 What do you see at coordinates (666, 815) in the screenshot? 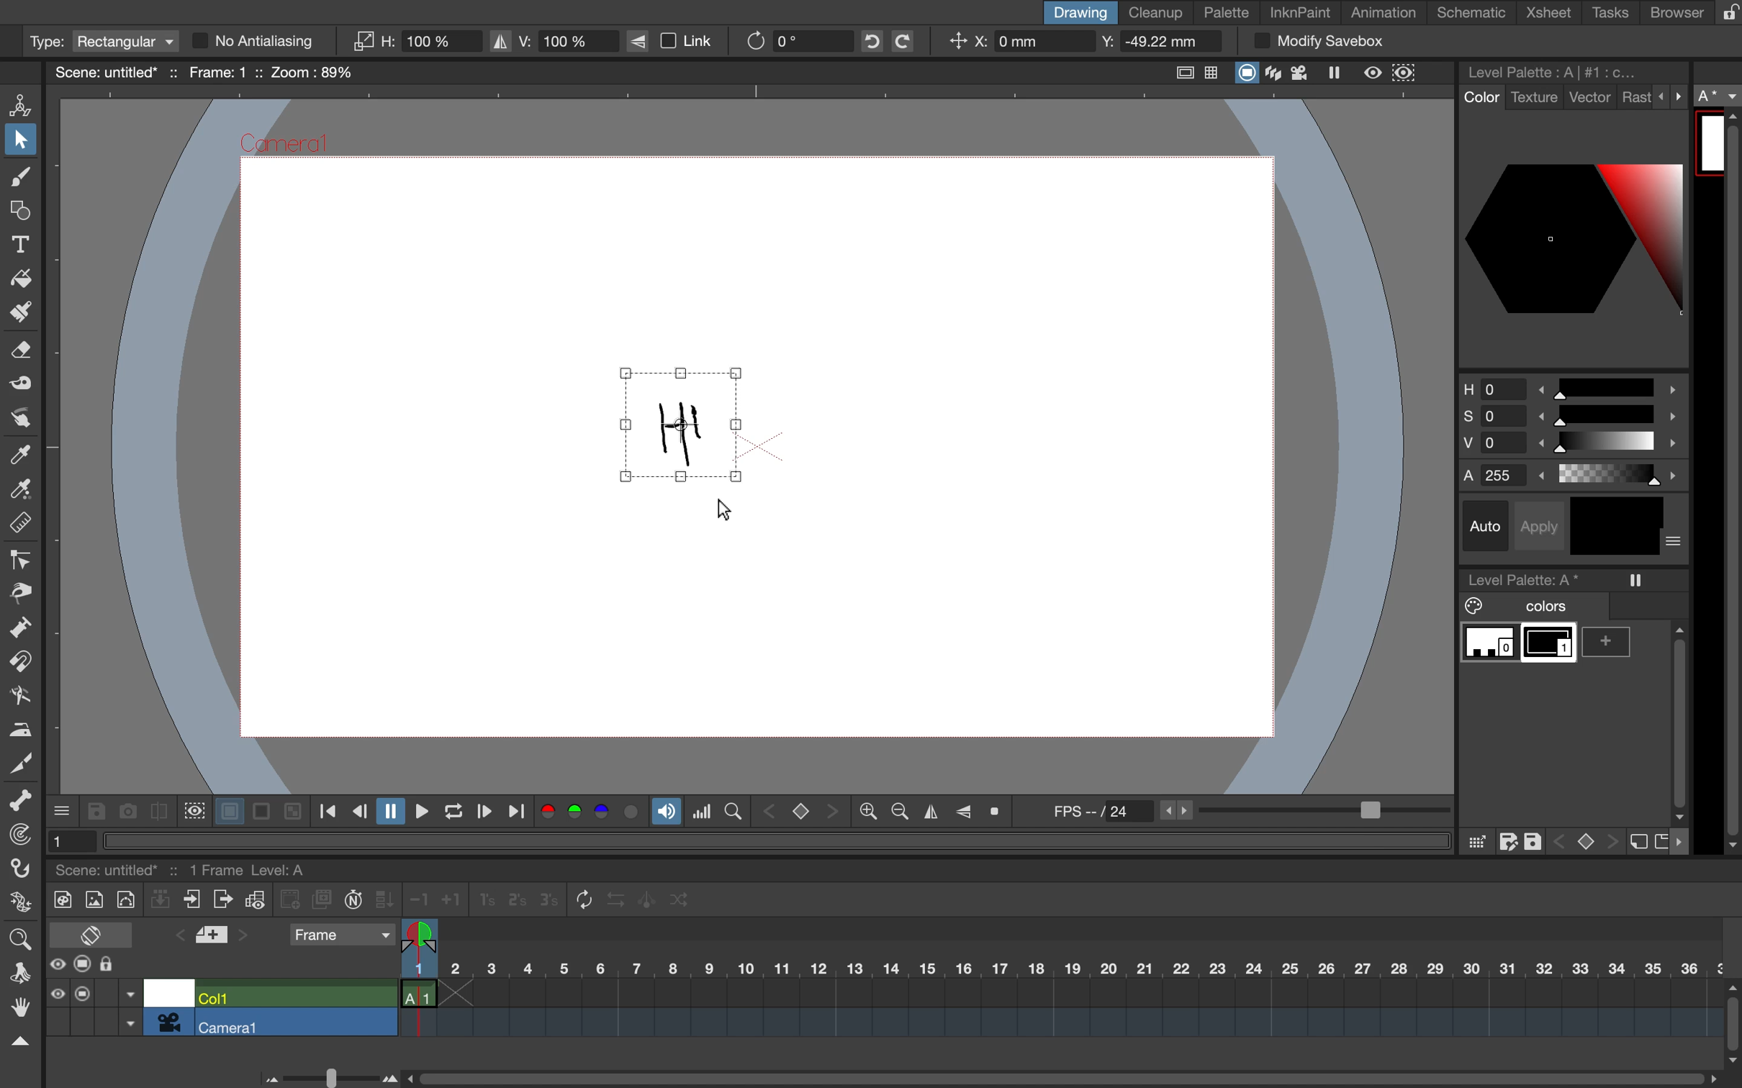
I see `soundtrack` at bounding box center [666, 815].